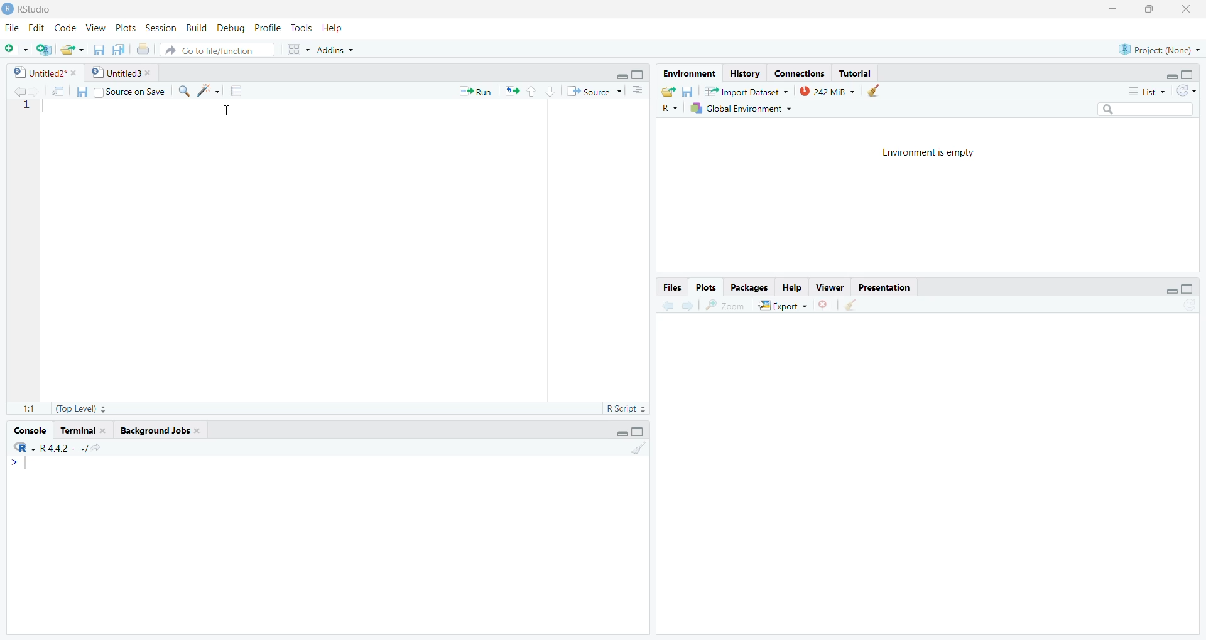 This screenshot has width=1206, height=640. What do you see at coordinates (744, 74) in the screenshot?
I see `History` at bounding box center [744, 74].